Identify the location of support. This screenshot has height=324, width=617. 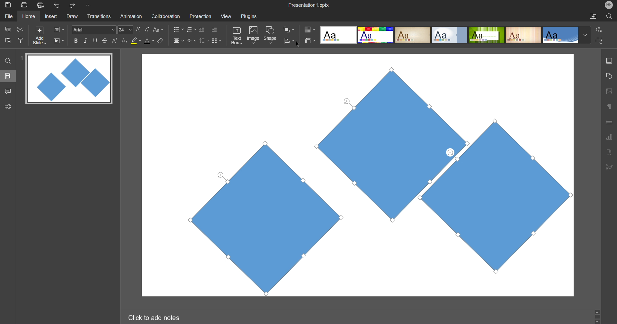
(10, 106).